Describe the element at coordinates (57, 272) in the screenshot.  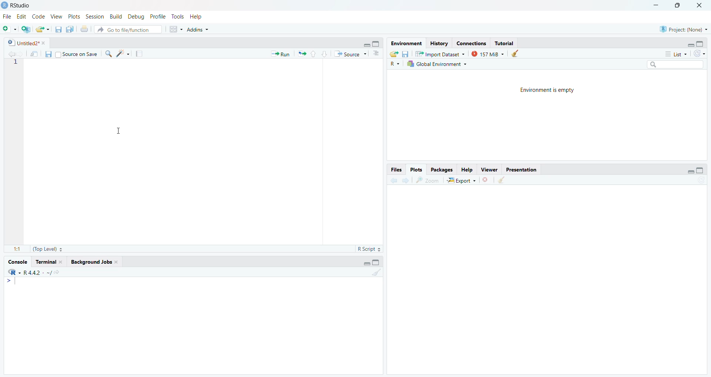
I see `view the current working directory` at that location.